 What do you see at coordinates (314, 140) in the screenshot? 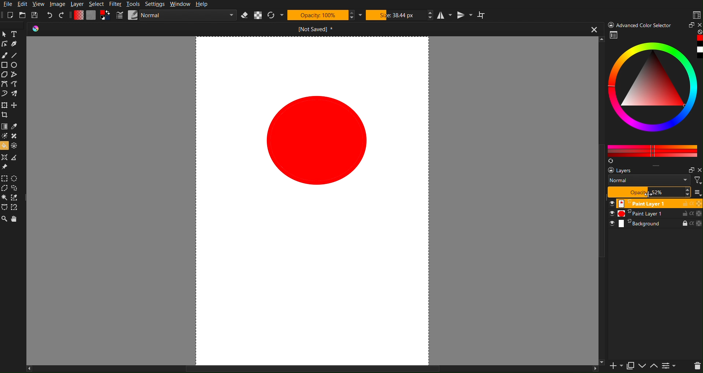
I see `Circle` at bounding box center [314, 140].